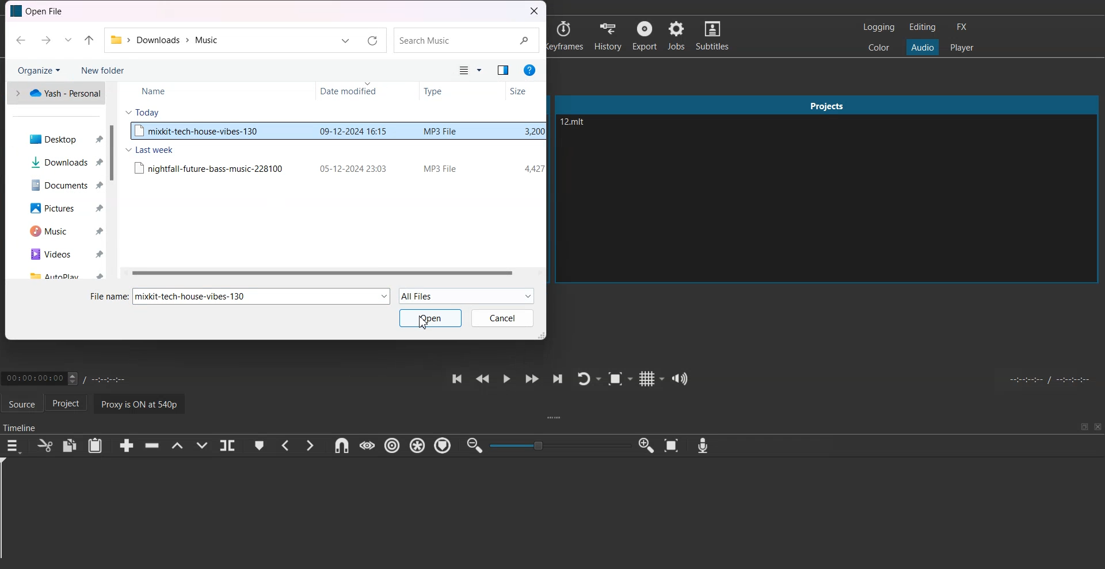 The height and width of the screenshot is (569, 1105). Describe the element at coordinates (367, 445) in the screenshot. I see `Scrub while dragging` at that location.